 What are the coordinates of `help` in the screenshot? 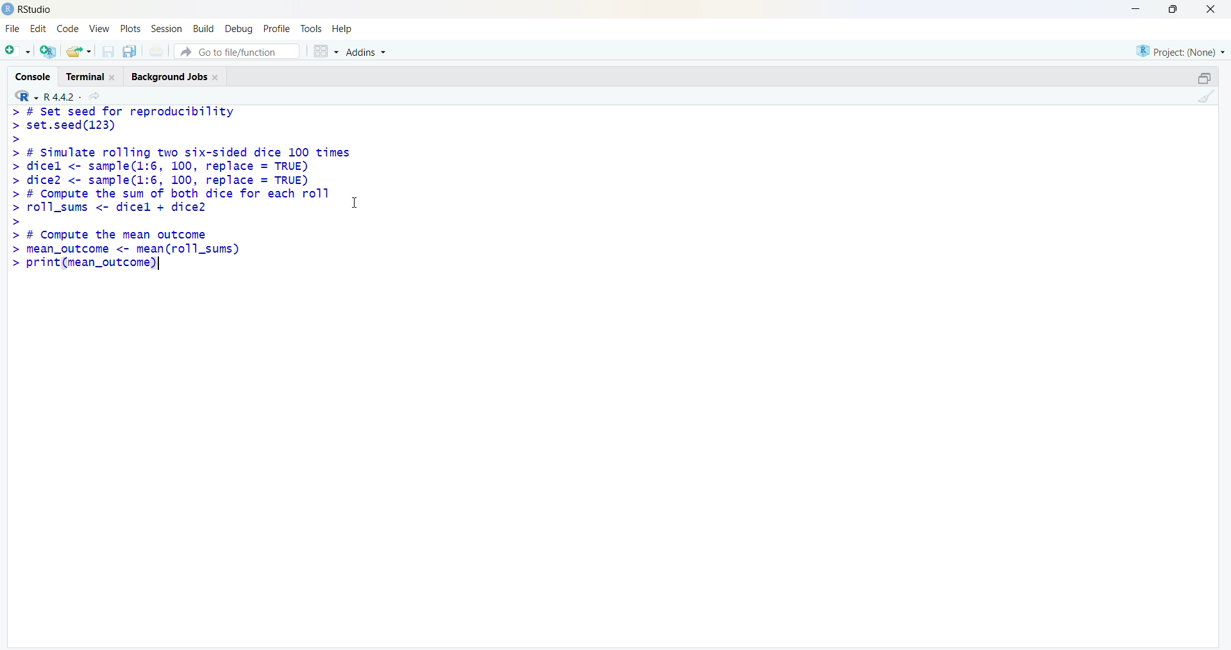 It's located at (344, 29).